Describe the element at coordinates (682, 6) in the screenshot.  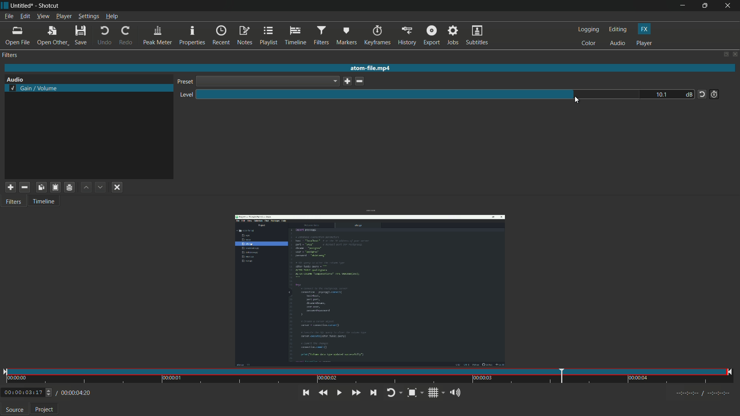
I see `minimize` at that location.